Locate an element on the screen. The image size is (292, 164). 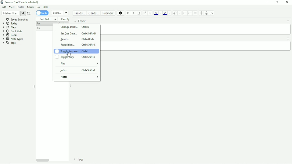
Subscript is located at coordinates (150, 13).